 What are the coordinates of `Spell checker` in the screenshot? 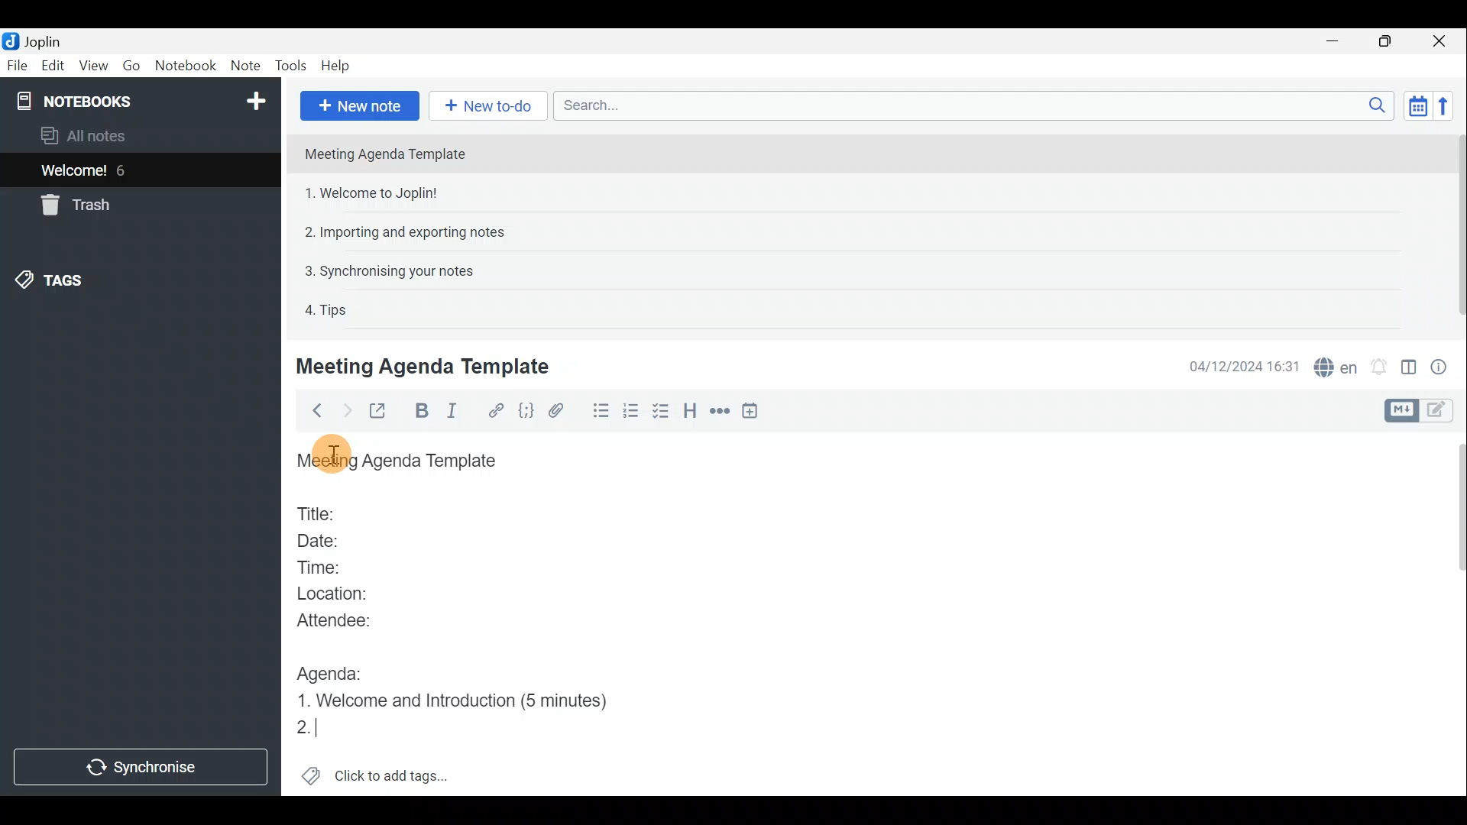 It's located at (1337, 365).